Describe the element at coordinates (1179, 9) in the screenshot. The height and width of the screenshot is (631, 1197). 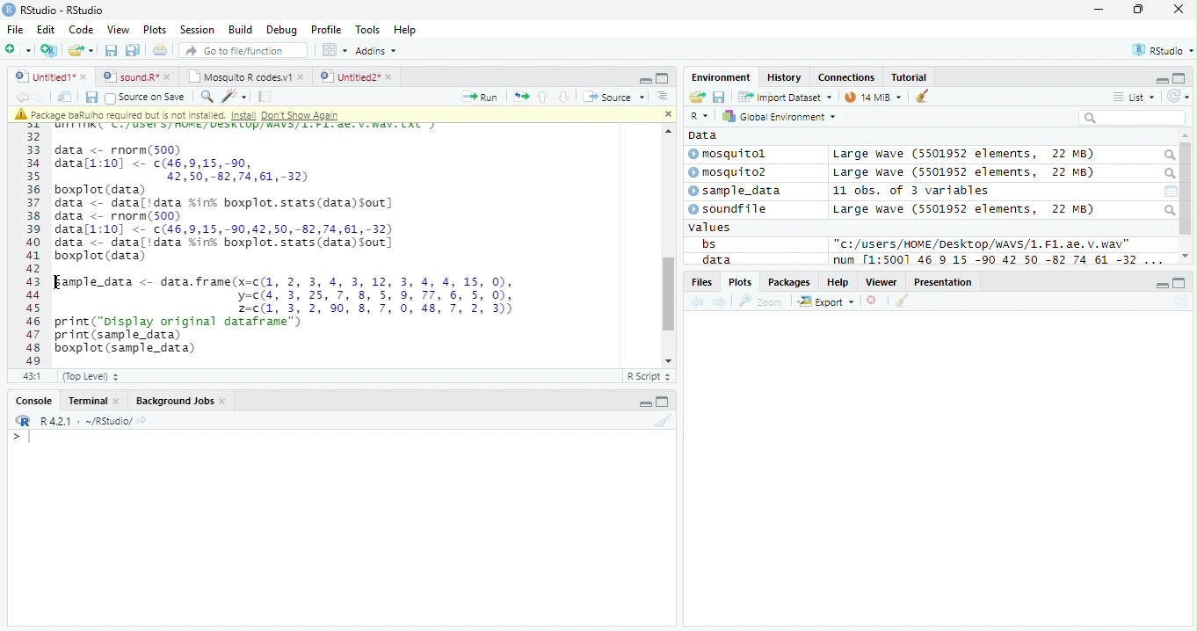
I see `closse` at that location.